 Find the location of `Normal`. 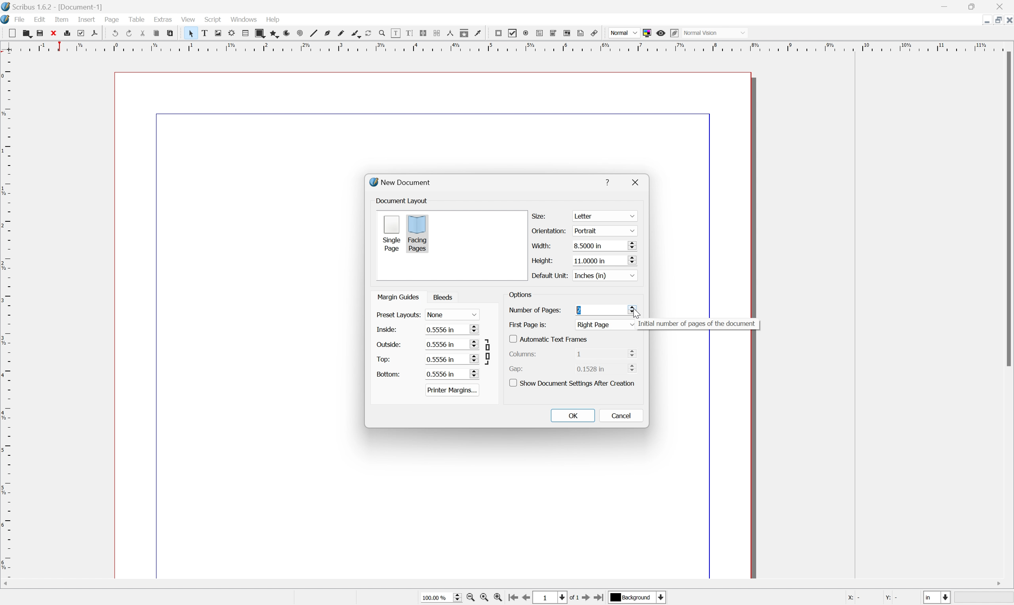

Normal is located at coordinates (622, 33).